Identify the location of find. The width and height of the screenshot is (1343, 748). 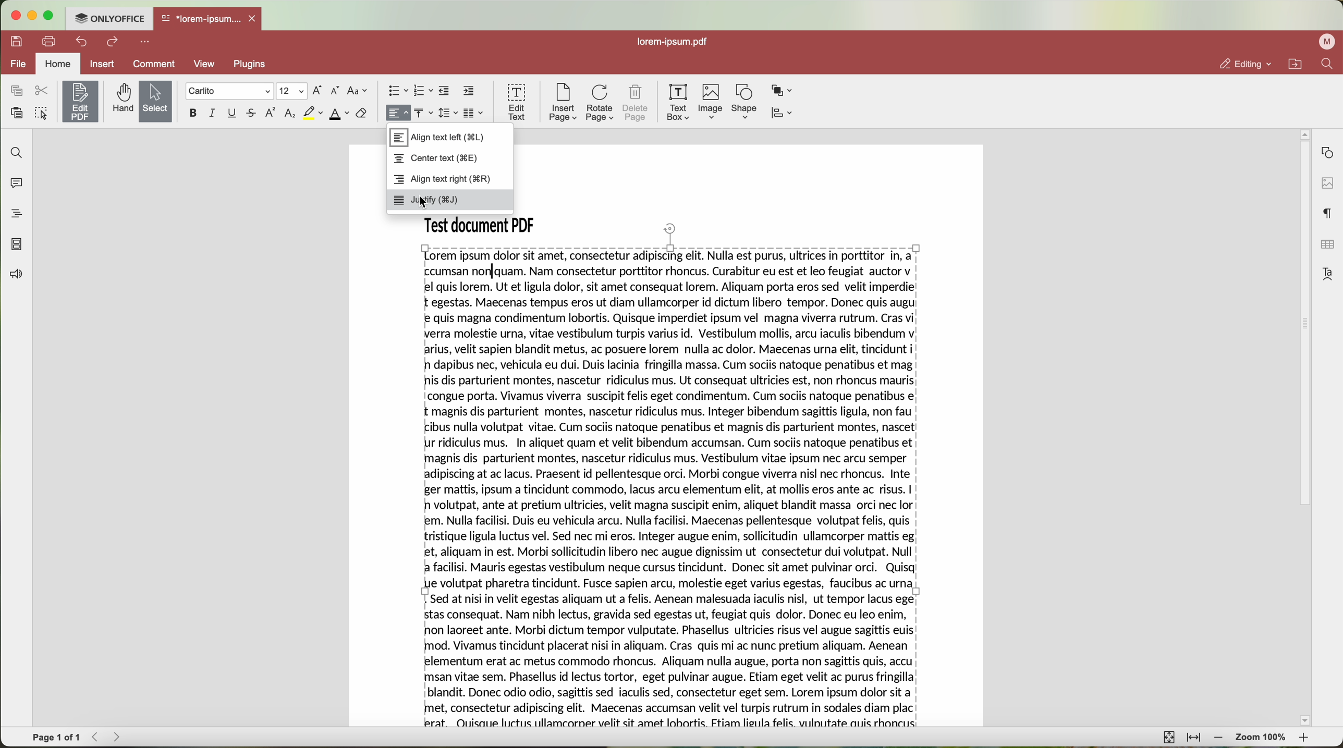
(1328, 65).